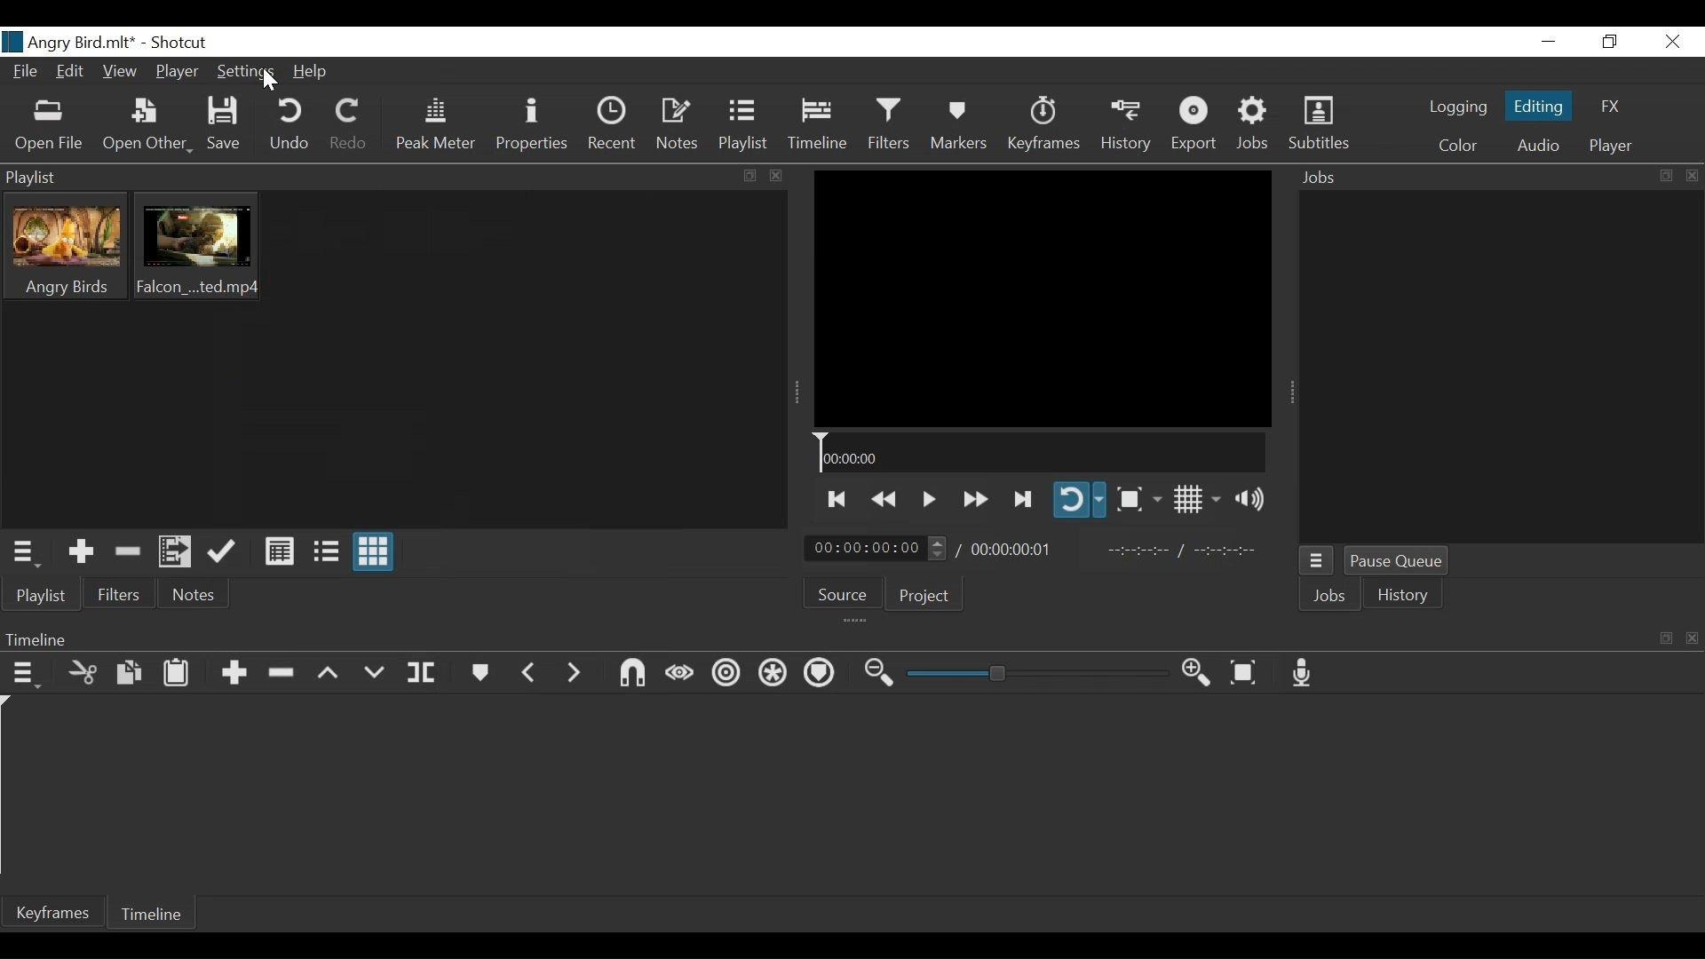 The image size is (1705, 959). Describe the element at coordinates (1080, 500) in the screenshot. I see `Toggle player looping` at that location.